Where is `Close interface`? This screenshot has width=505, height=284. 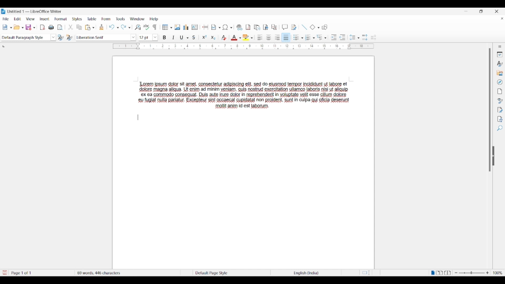 Close interface is located at coordinates (496, 11).